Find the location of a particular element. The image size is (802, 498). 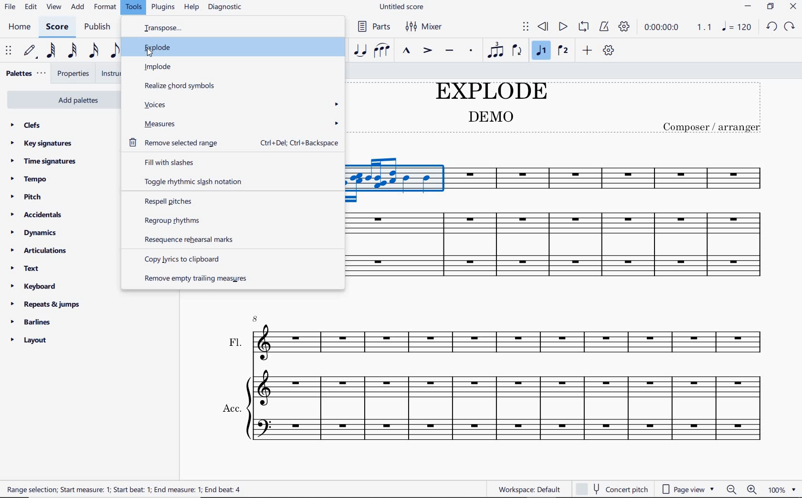

default (step time) is located at coordinates (31, 52).